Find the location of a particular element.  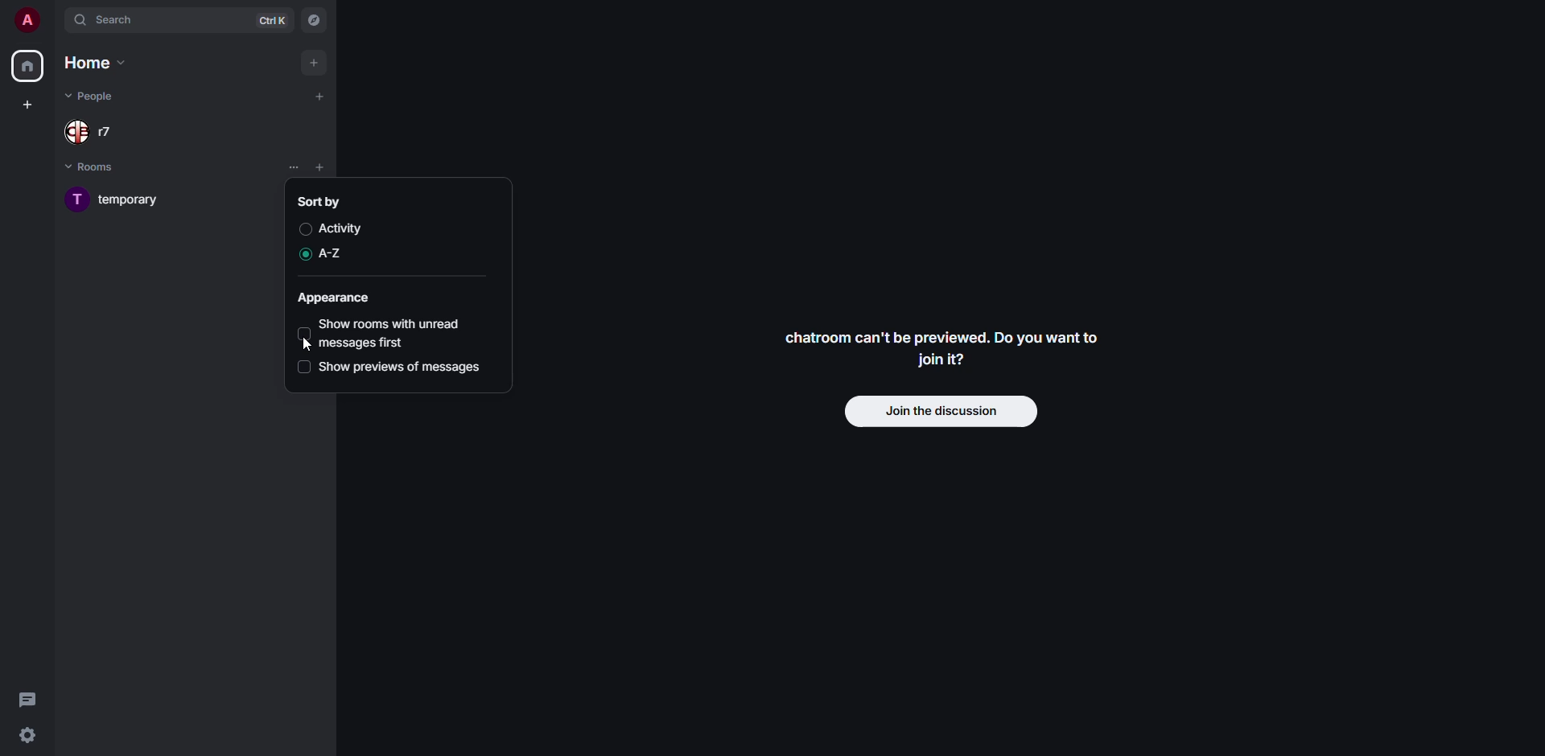

appearance is located at coordinates (336, 298).